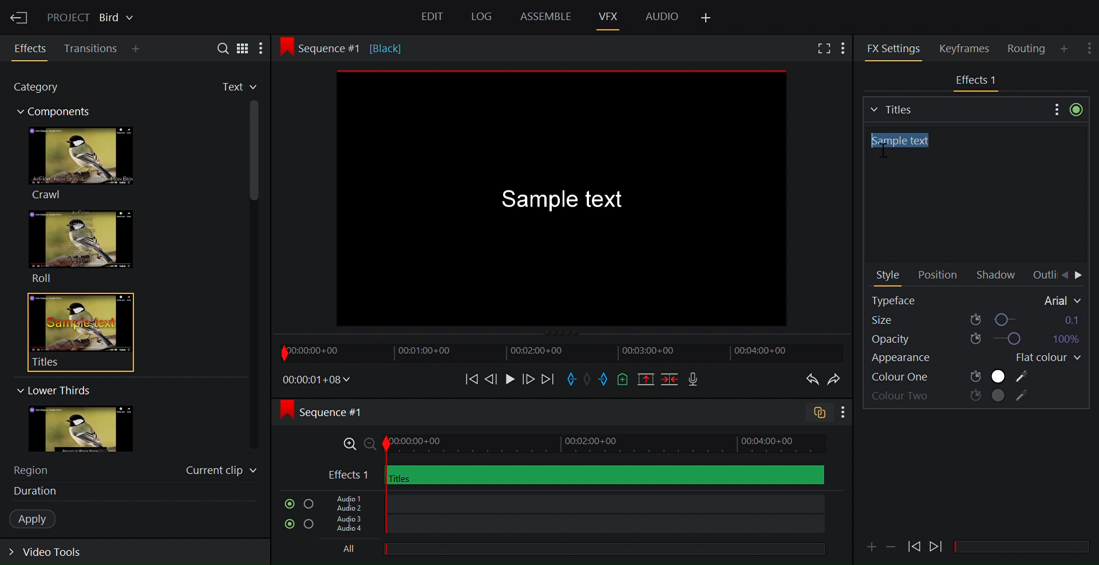  What do you see at coordinates (38, 519) in the screenshot?
I see `Apply` at bounding box center [38, 519].